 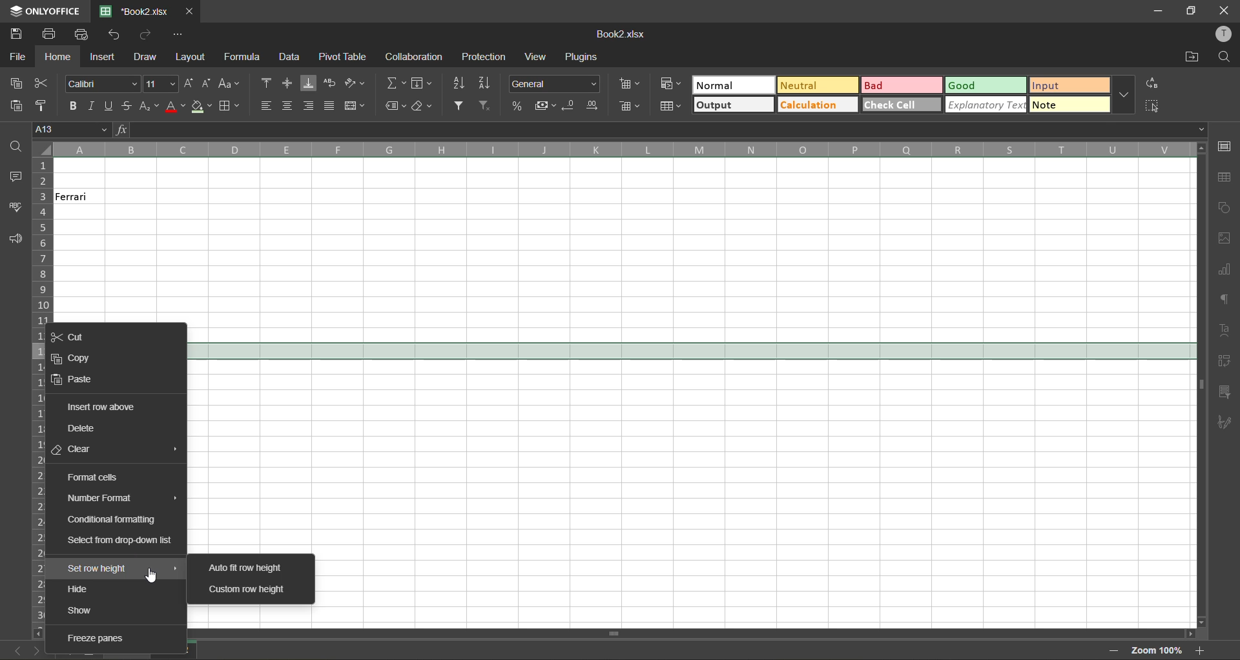 What do you see at coordinates (670, 84) in the screenshot?
I see `conditional formatting` at bounding box center [670, 84].